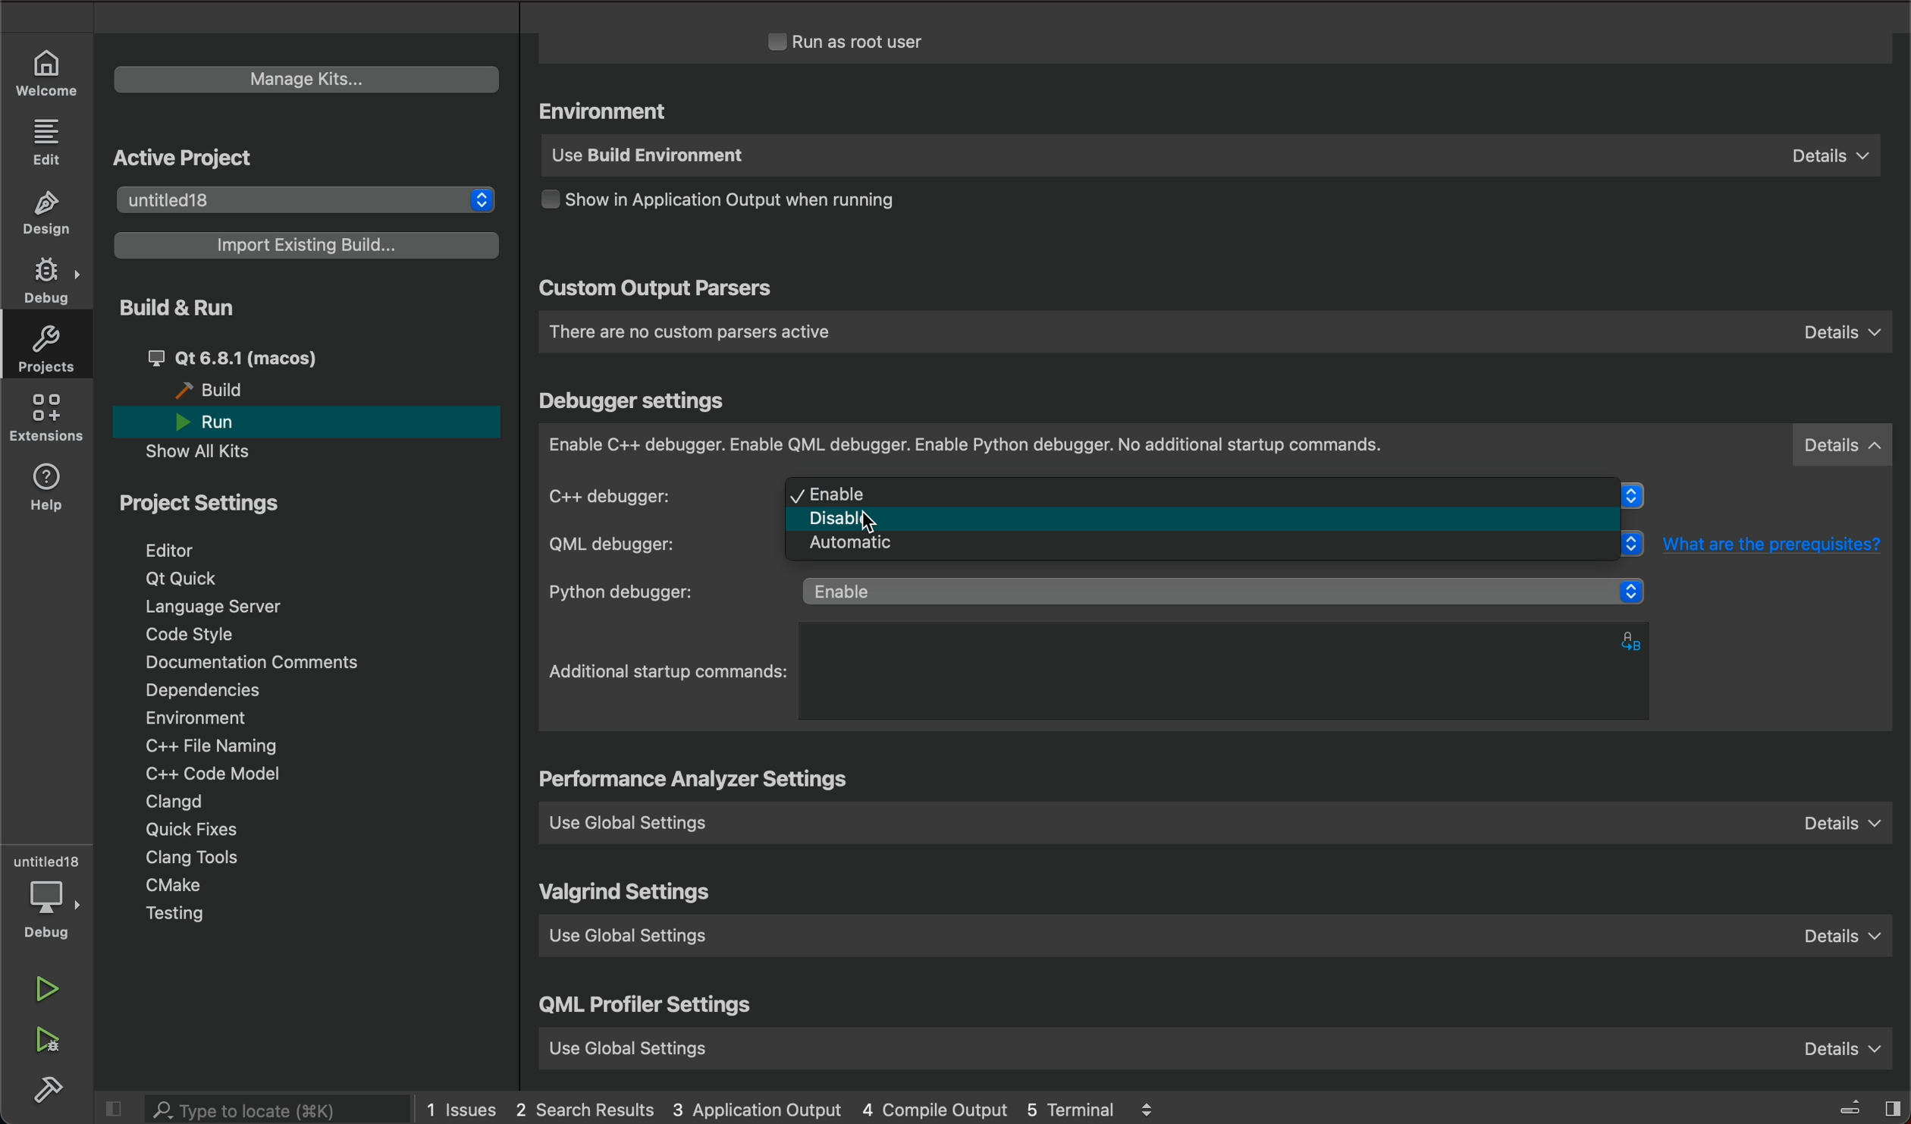 The height and width of the screenshot is (1124, 1911). I want to click on What are the prerequisites?, so click(1781, 544).